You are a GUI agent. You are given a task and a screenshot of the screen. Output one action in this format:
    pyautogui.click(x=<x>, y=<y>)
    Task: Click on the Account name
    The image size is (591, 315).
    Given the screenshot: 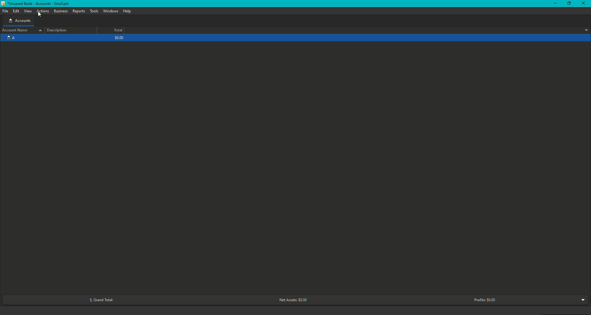 What is the action you would take?
    pyautogui.click(x=21, y=30)
    